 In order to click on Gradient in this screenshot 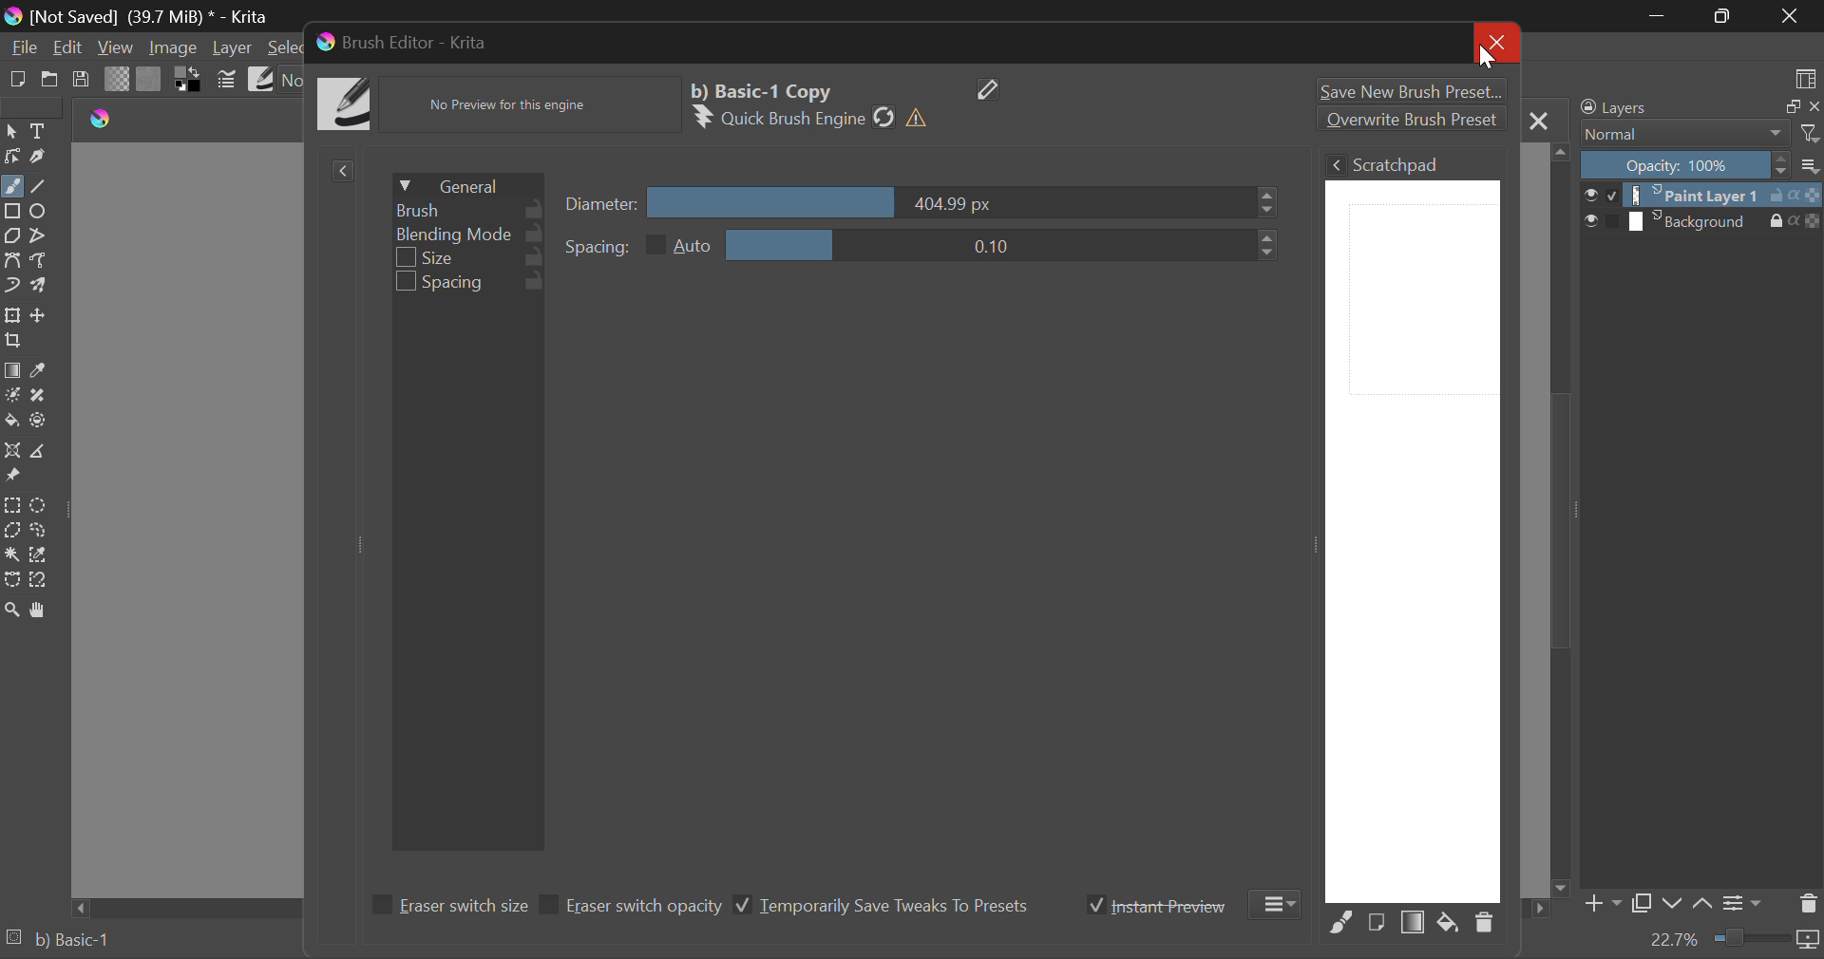, I will do `click(118, 79)`.